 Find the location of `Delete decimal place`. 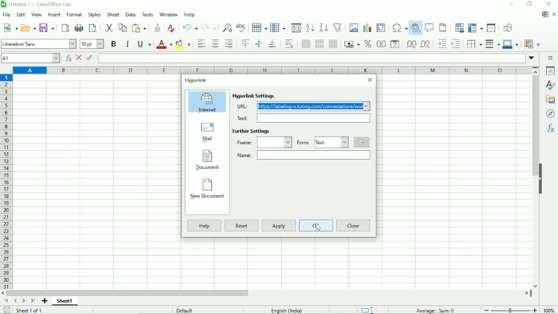

Delete decimal place is located at coordinates (426, 44).